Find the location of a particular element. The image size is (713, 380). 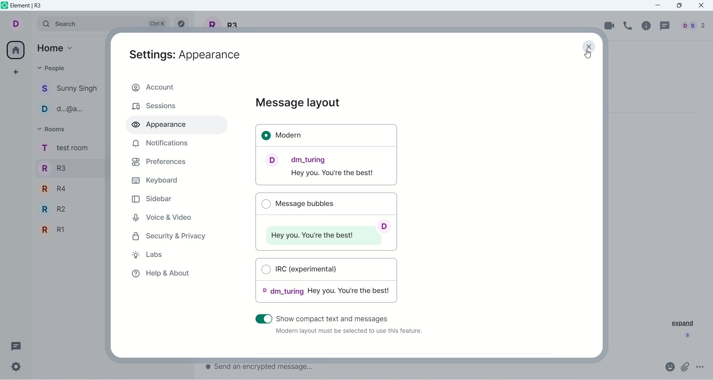

R1 is located at coordinates (68, 231).